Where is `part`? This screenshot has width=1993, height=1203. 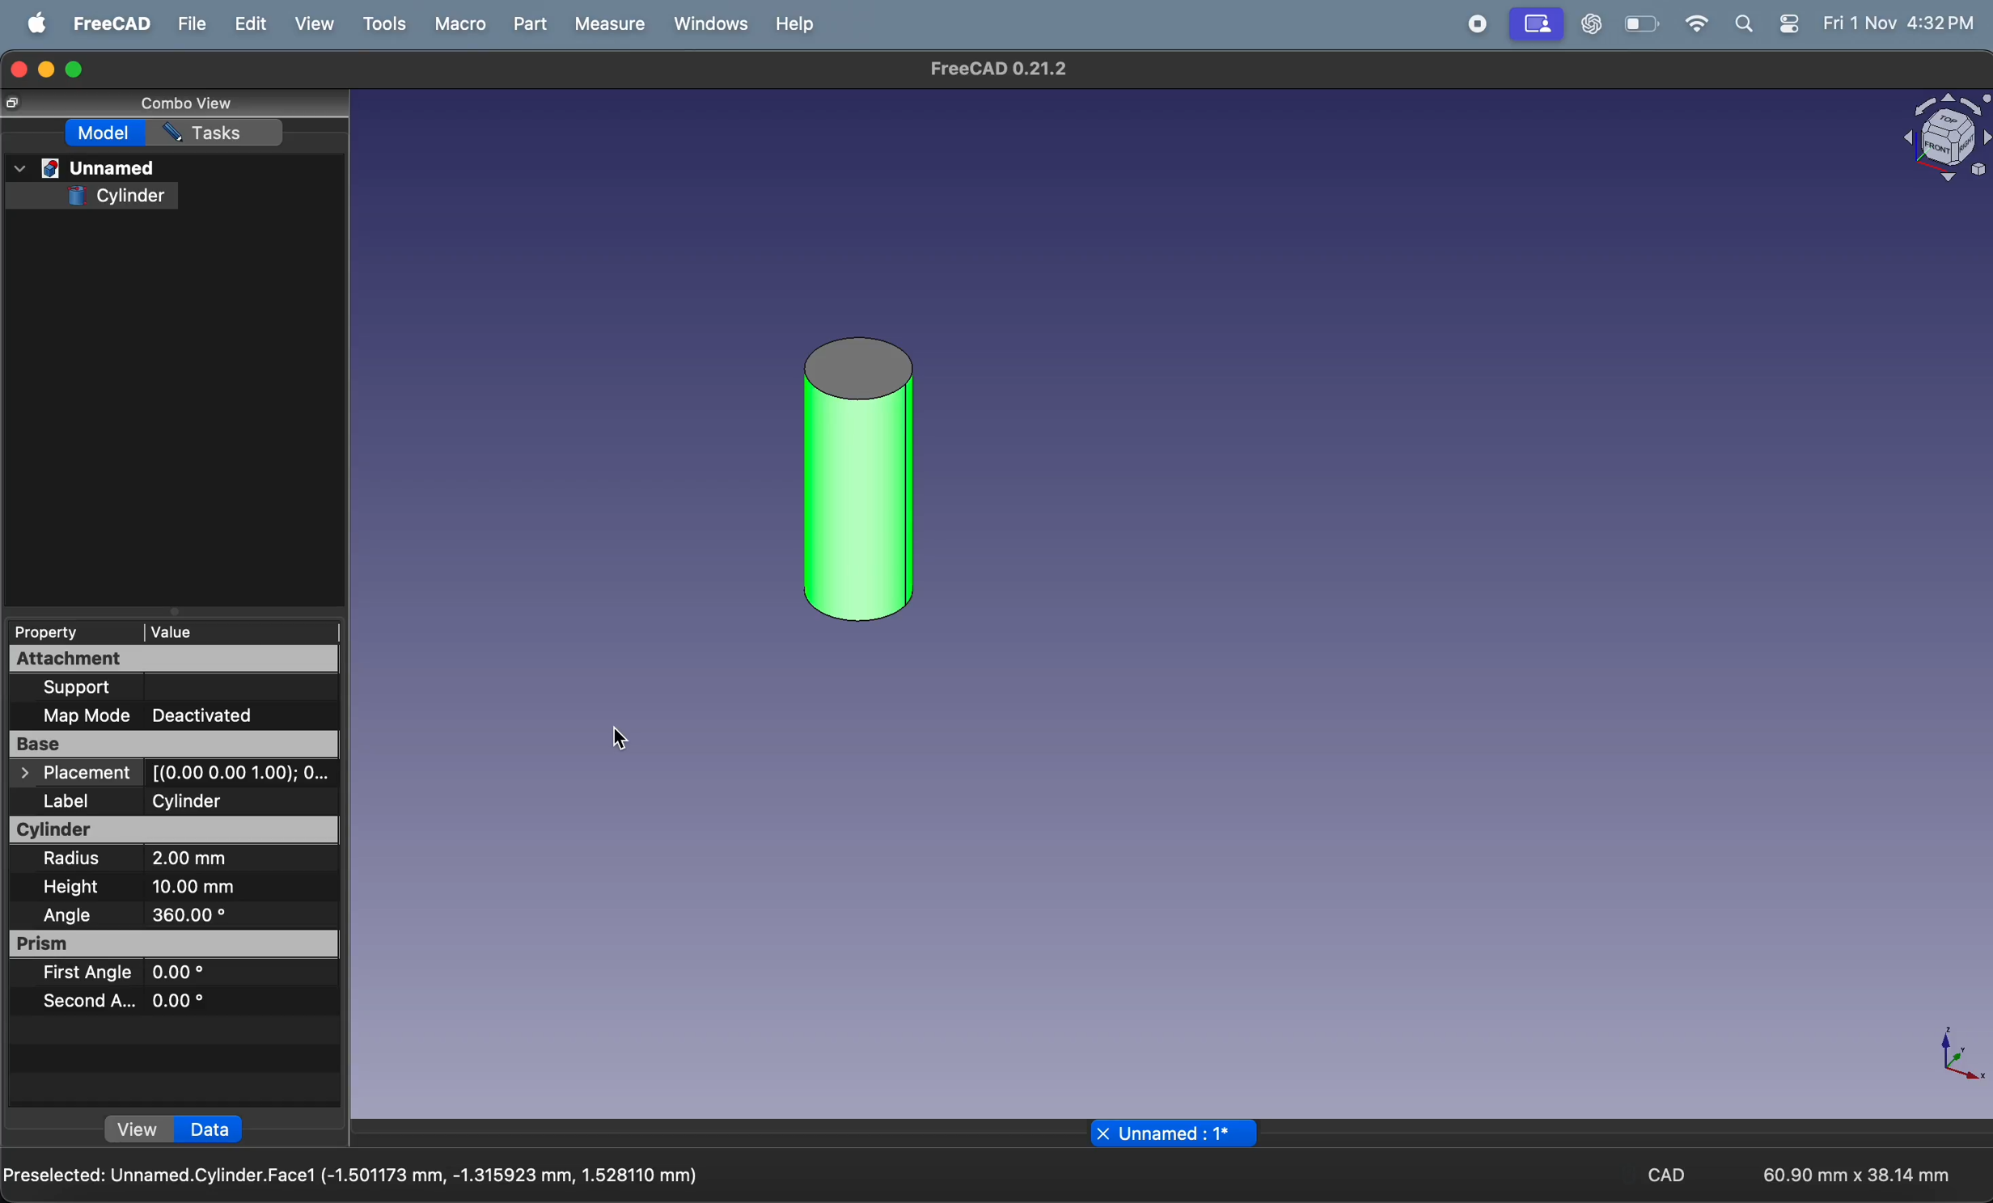 part is located at coordinates (527, 23).